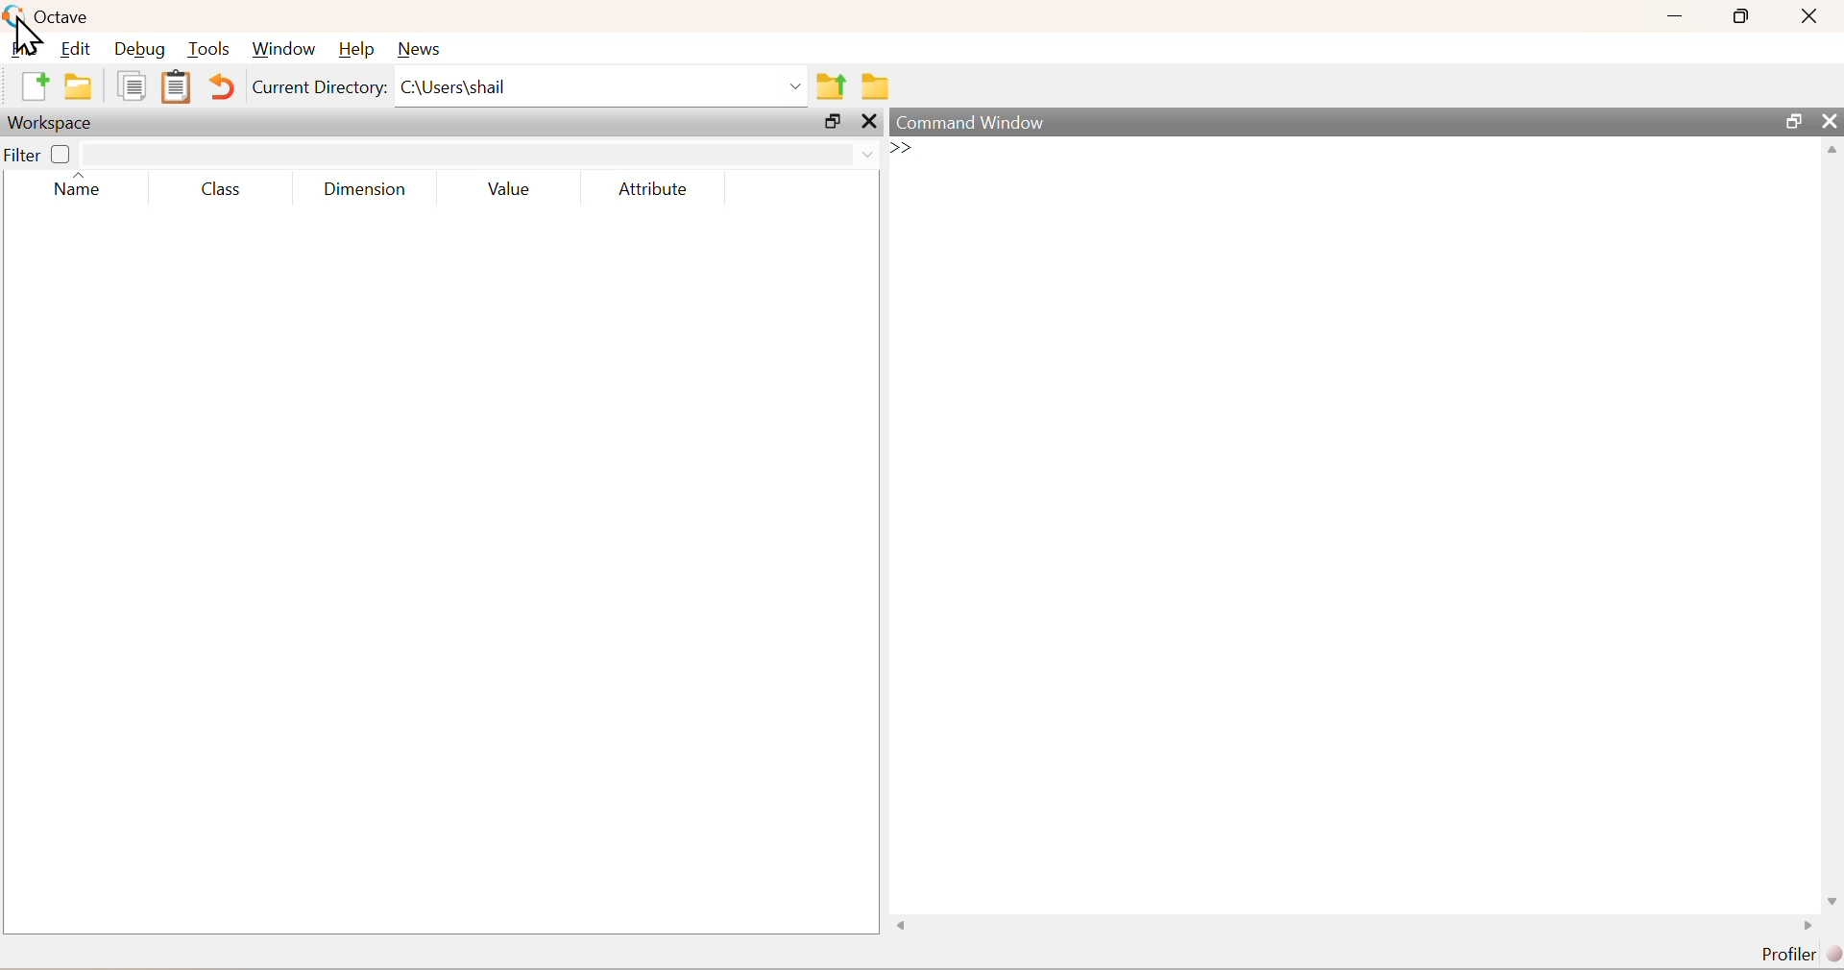 The height and width of the screenshot is (970, 1844). What do you see at coordinates (510, 189) in the screenshot?
I see `Value` at bounding box center [510, 189].